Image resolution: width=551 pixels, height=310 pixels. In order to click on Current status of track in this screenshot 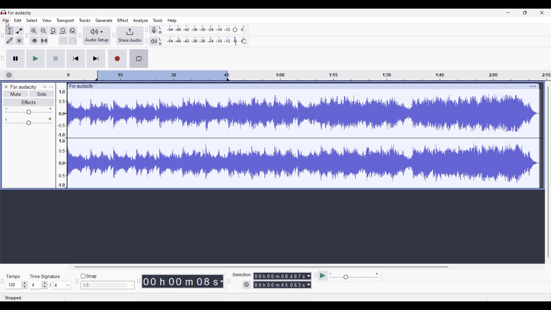, I will do `click(13, 298)`.